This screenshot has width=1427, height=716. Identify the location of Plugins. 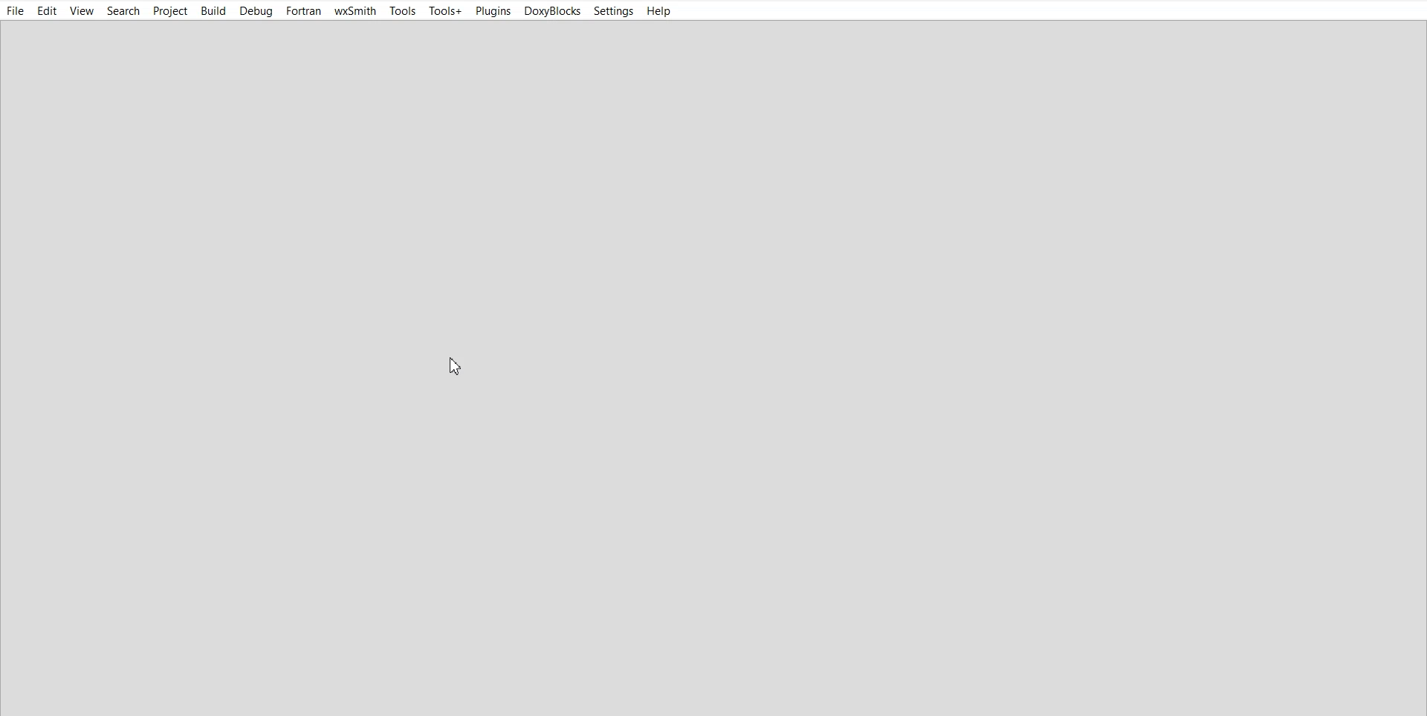
(493, 11).